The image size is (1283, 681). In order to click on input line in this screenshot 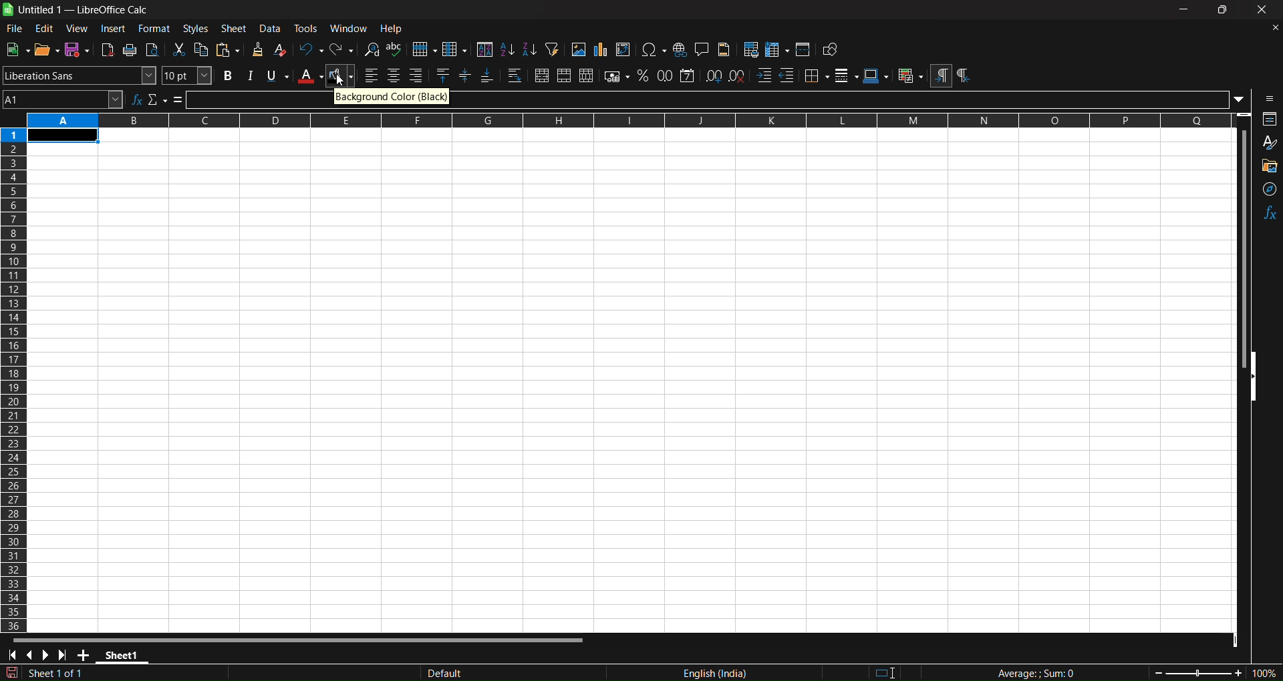, I will do `click(853, 100)`.